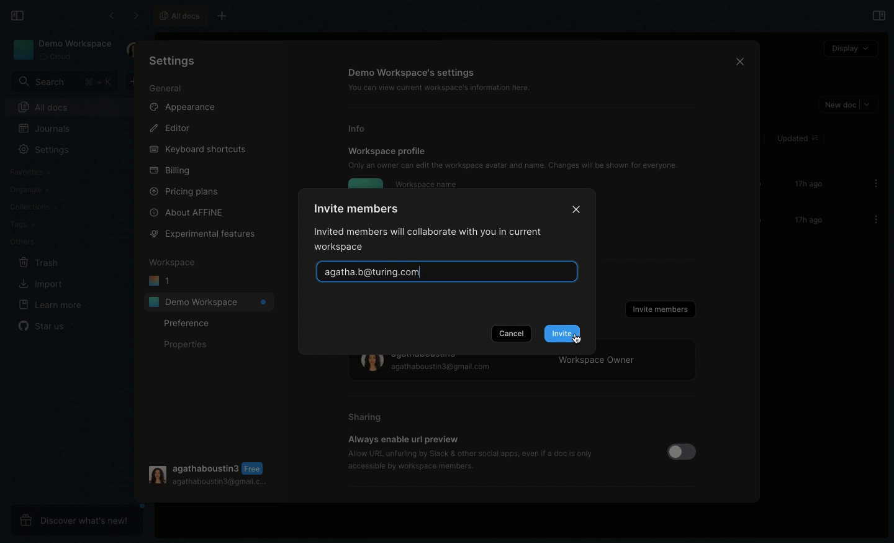 The height and width of the screenshot is (543, 894). What do you see at coordinates (426, 184) in the screenshot?
I see `Workspace name` at bounding box center [426, 184].